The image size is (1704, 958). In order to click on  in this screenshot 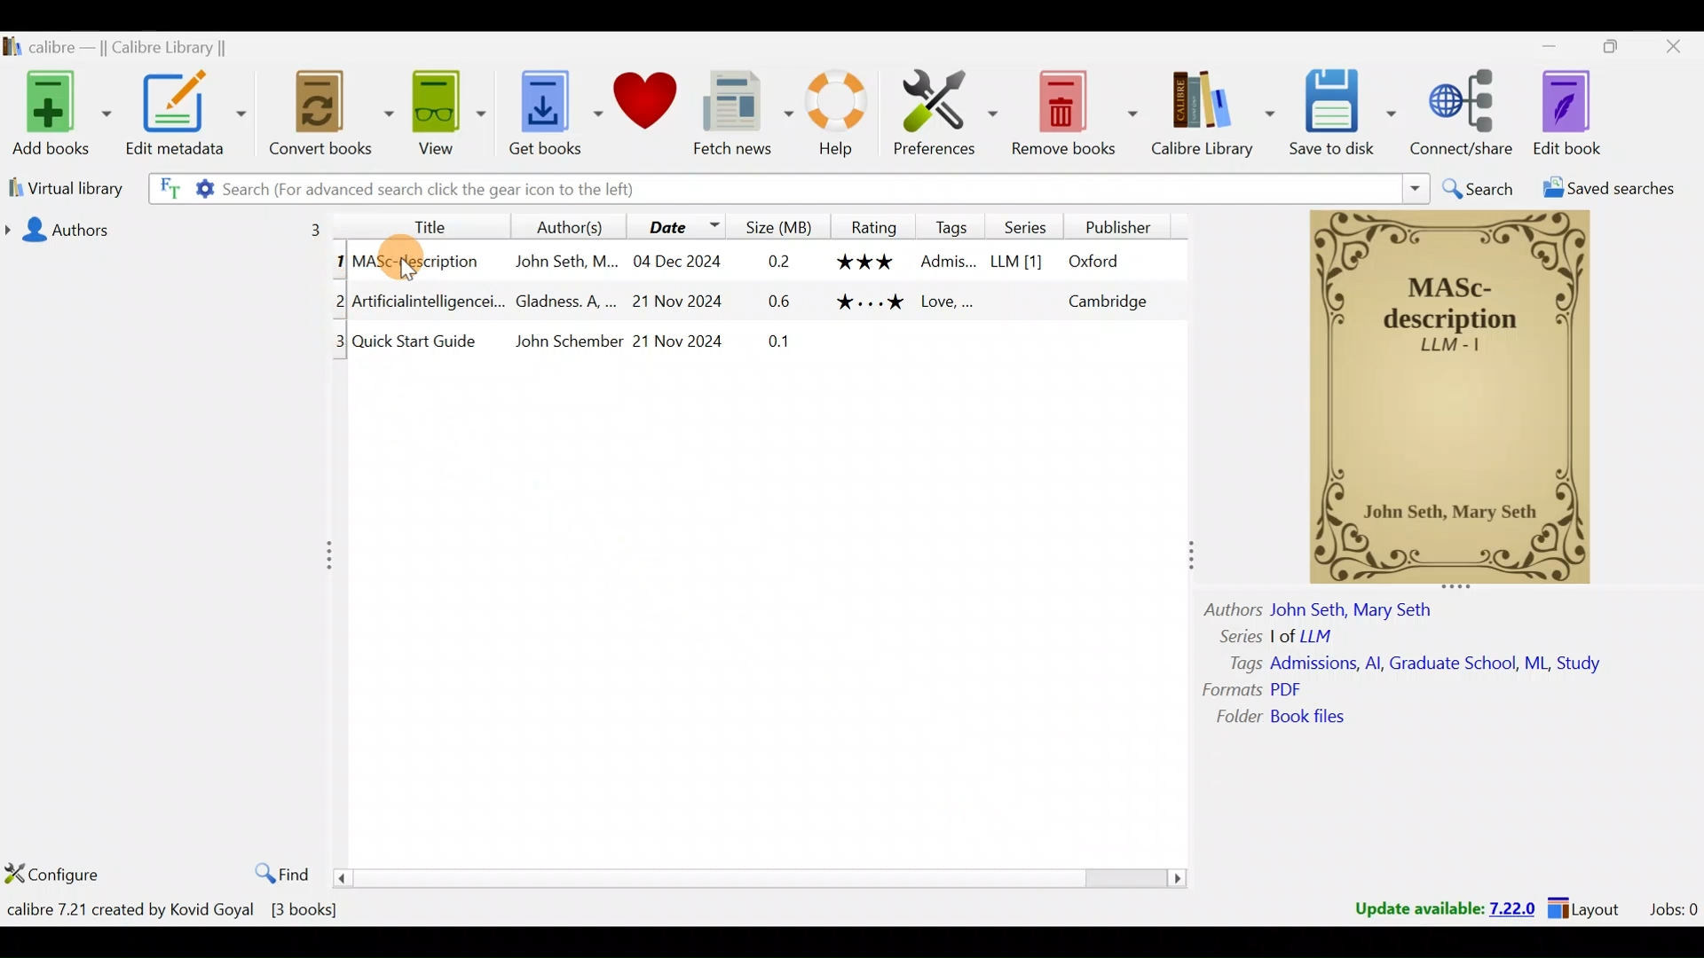, I will do `click(1233, 611)`.